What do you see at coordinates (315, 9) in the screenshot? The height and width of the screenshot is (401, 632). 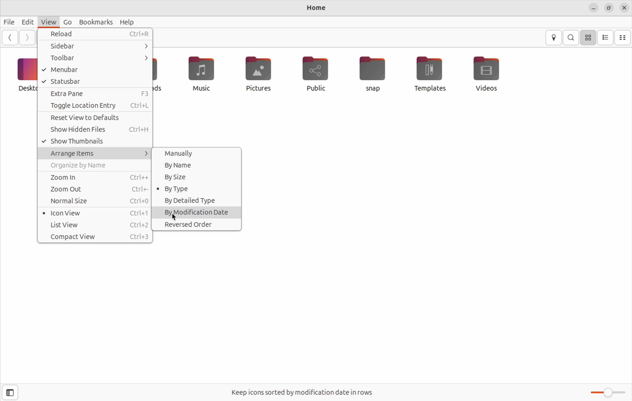 I see `home` at bounding box center [315, 9].